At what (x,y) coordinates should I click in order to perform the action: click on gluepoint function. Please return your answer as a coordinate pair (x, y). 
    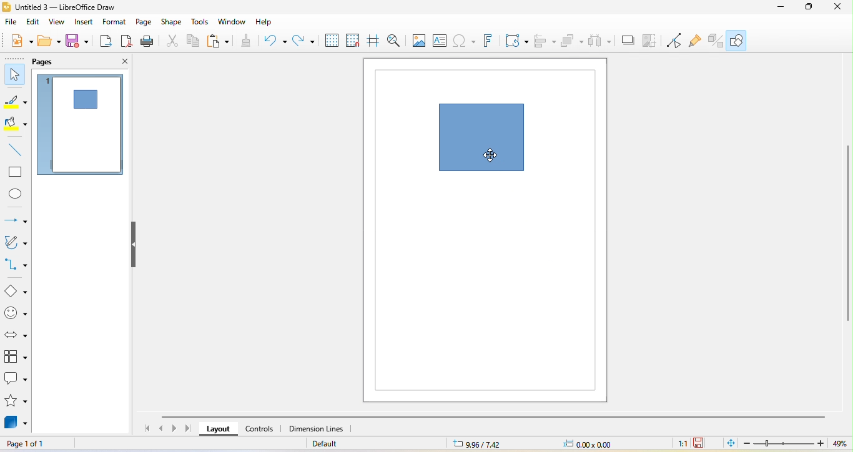
    Looking at the image, I should click on (696, 41).